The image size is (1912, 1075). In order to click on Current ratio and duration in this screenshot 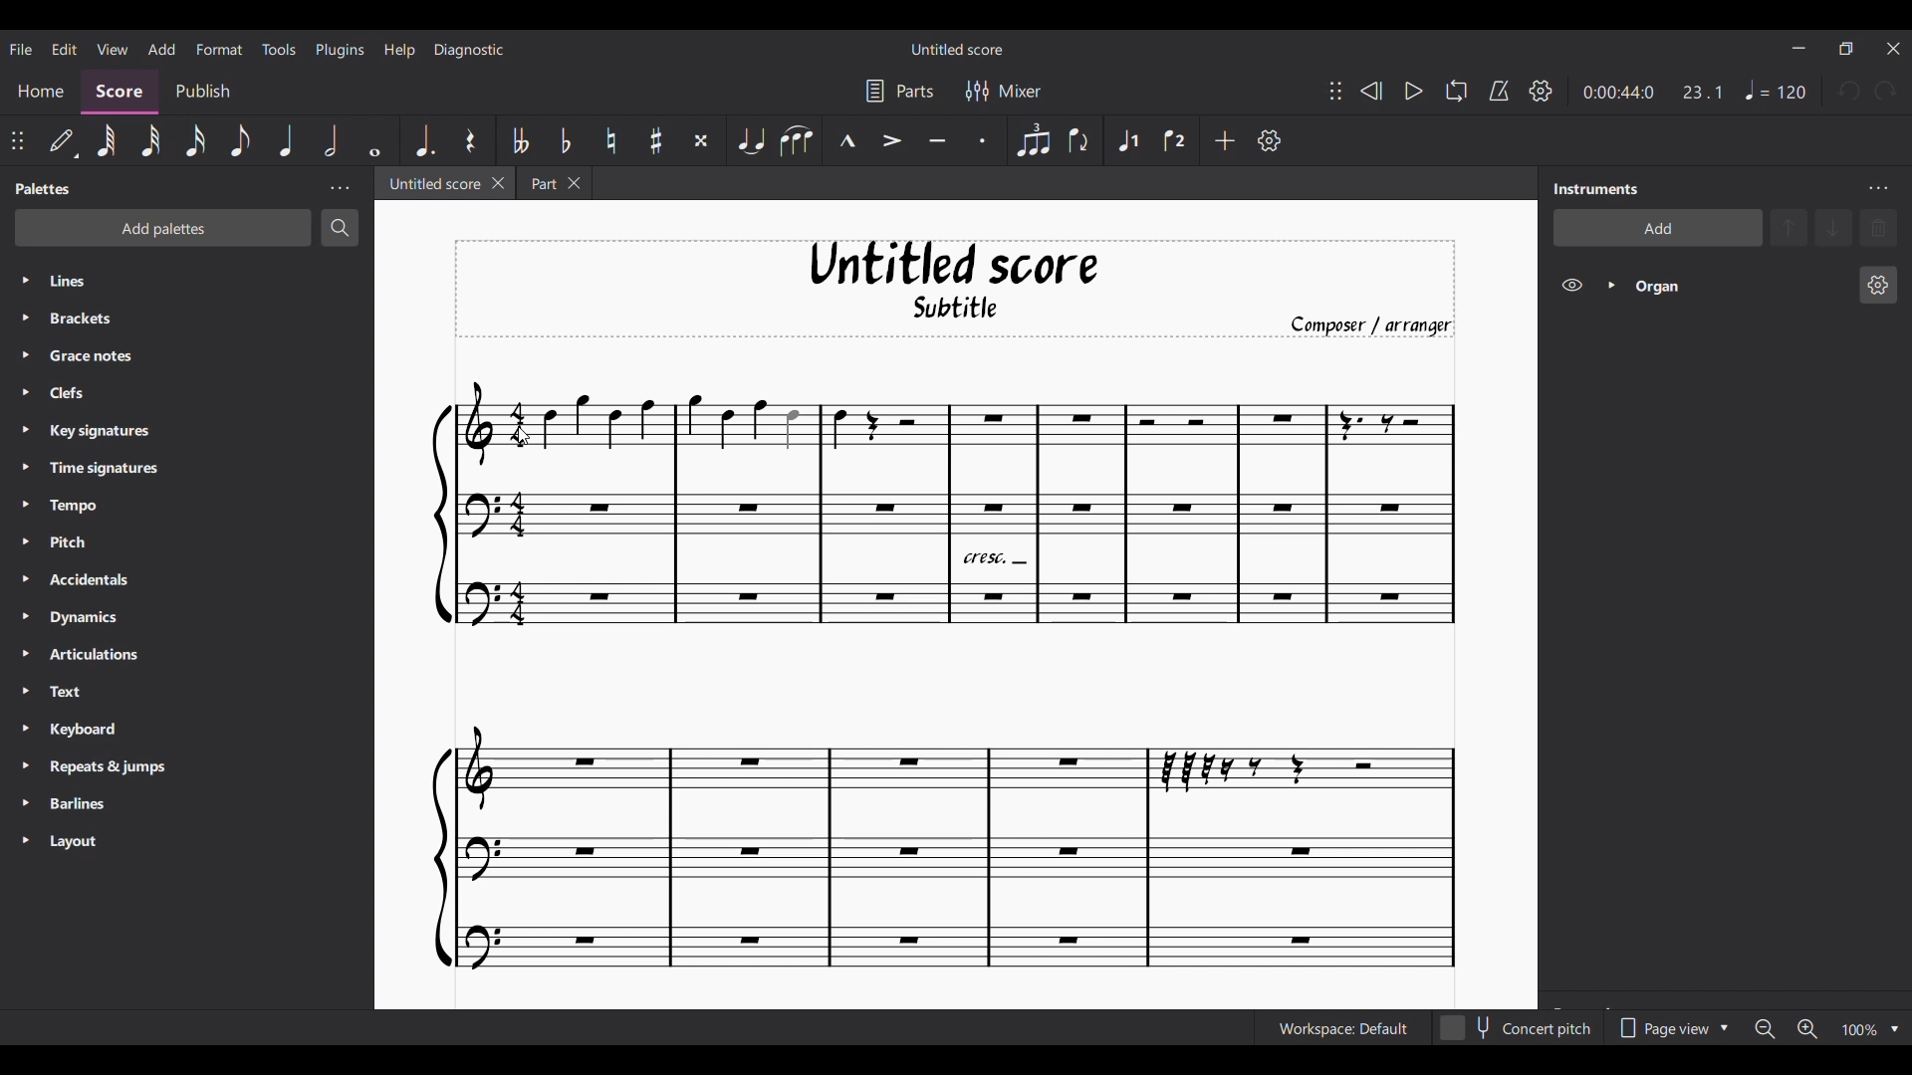, I will do `click(1653, 92)`.